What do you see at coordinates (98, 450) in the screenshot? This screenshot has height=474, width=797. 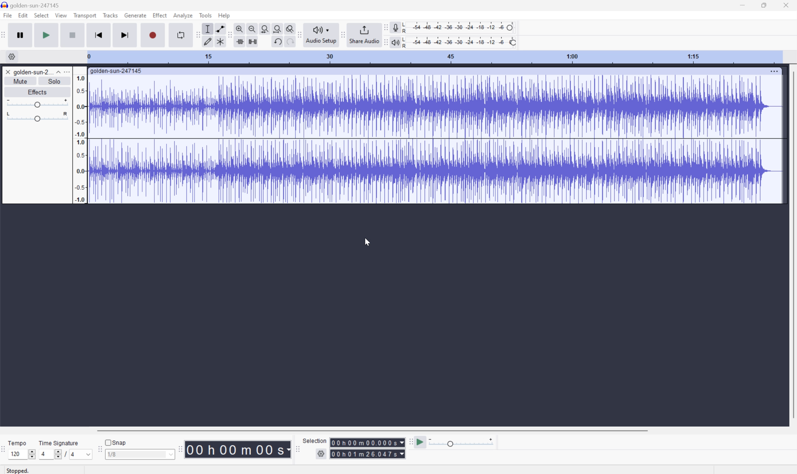 I see `Audacity Snapping toobar` at bounding box center [98, 450].